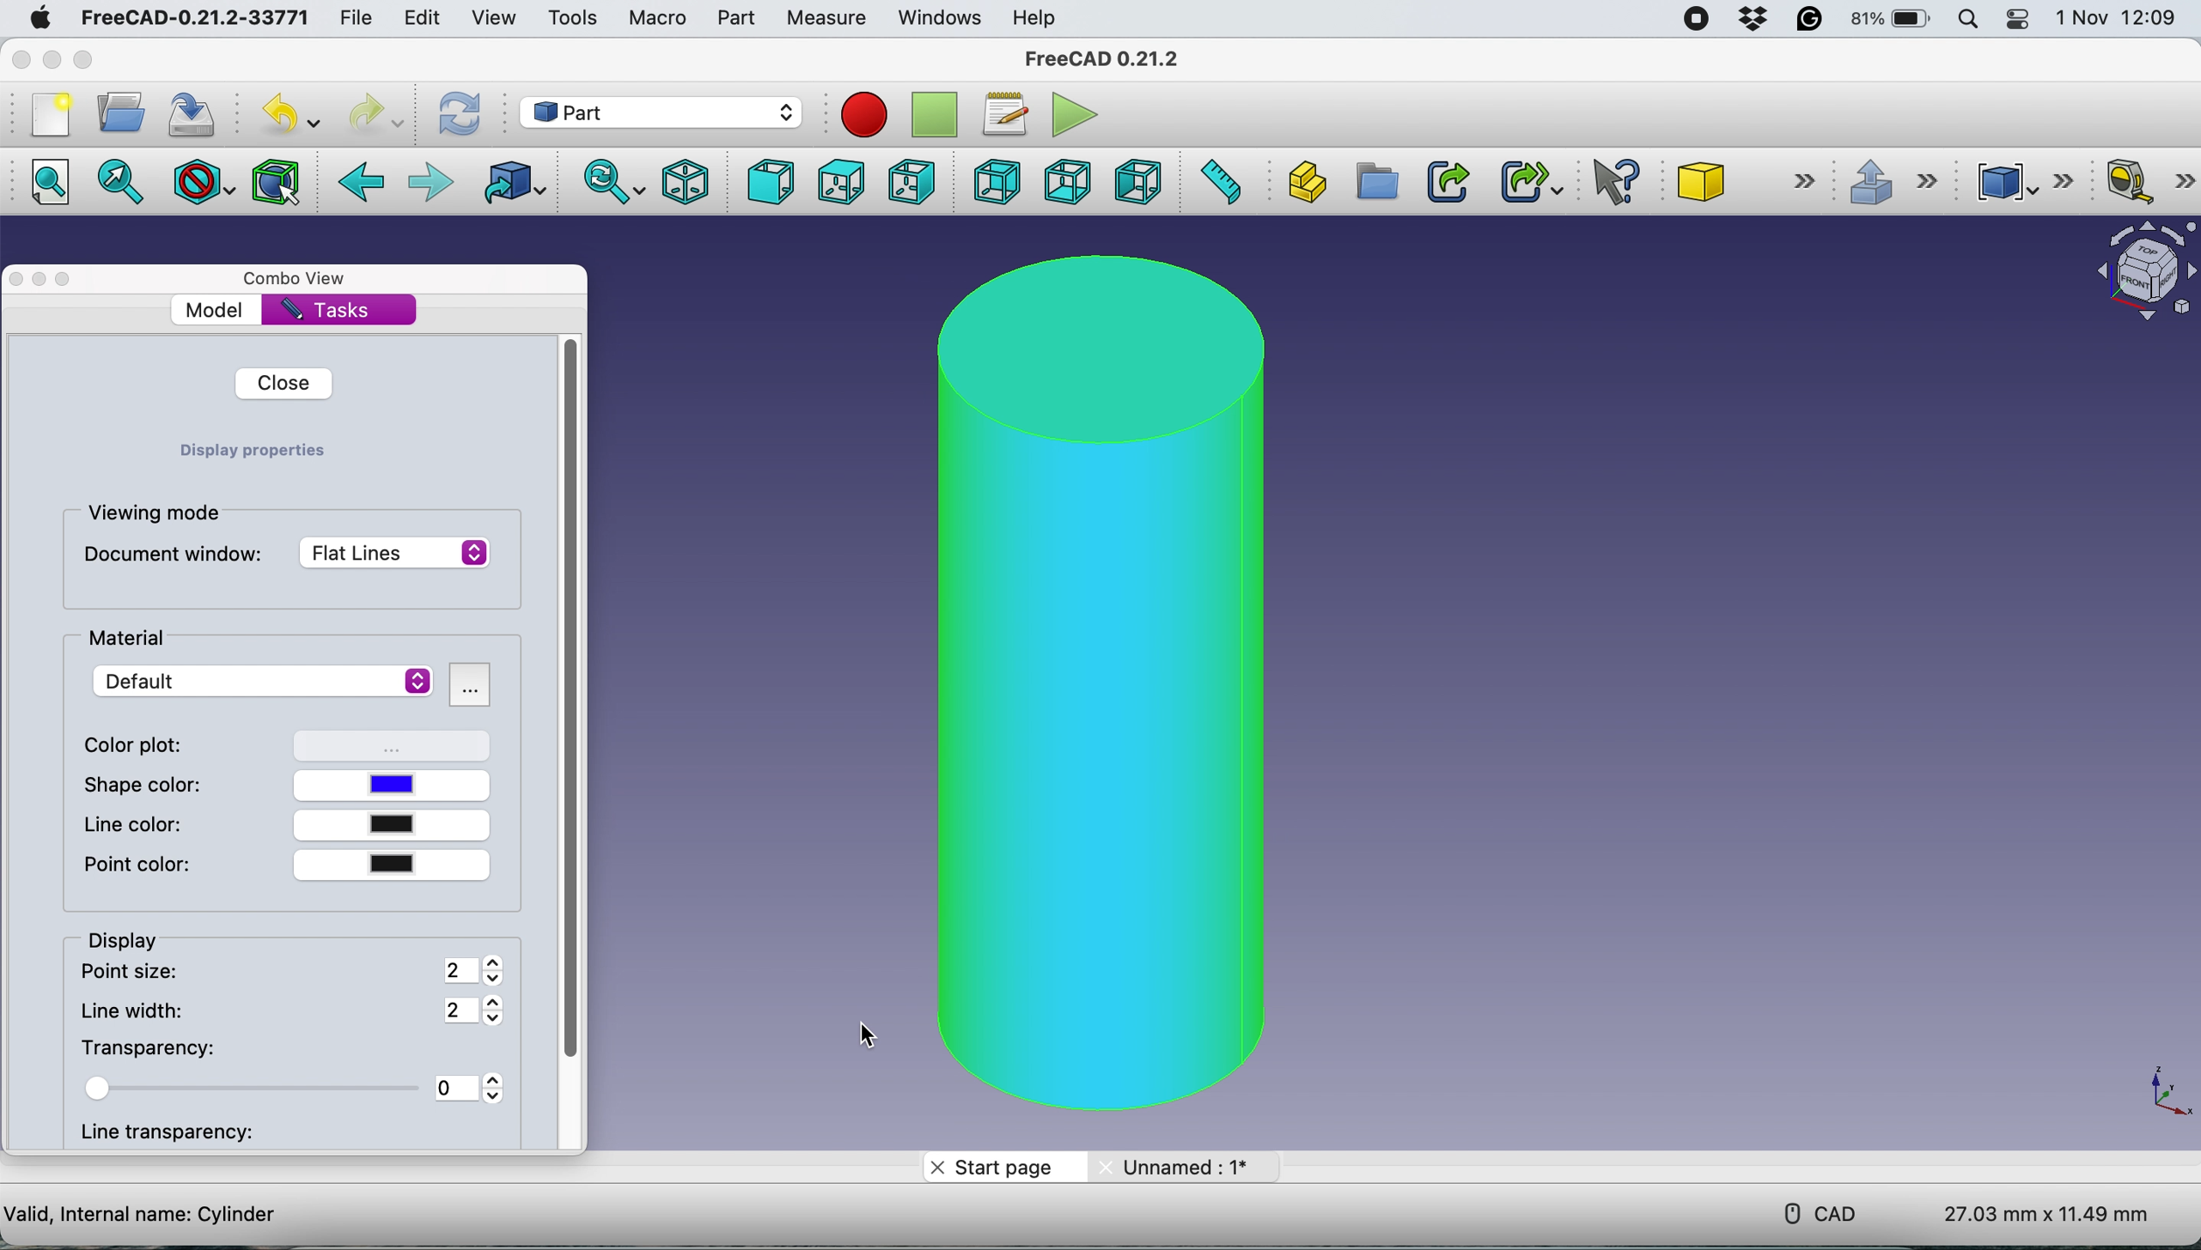 Image resolution: width=2201 pixels, height=1250 pixels. Describe the element at coordinates (1375, 182) in the screenshot. I see `create group` at that location.